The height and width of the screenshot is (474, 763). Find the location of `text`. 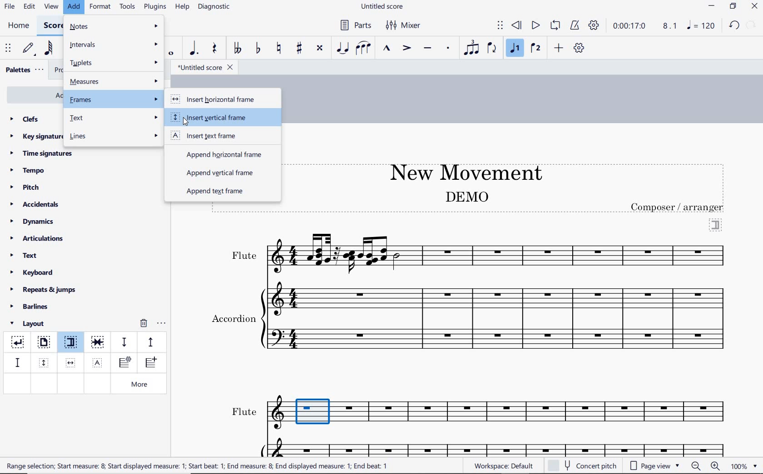

text is located at coordinates (466, 196).